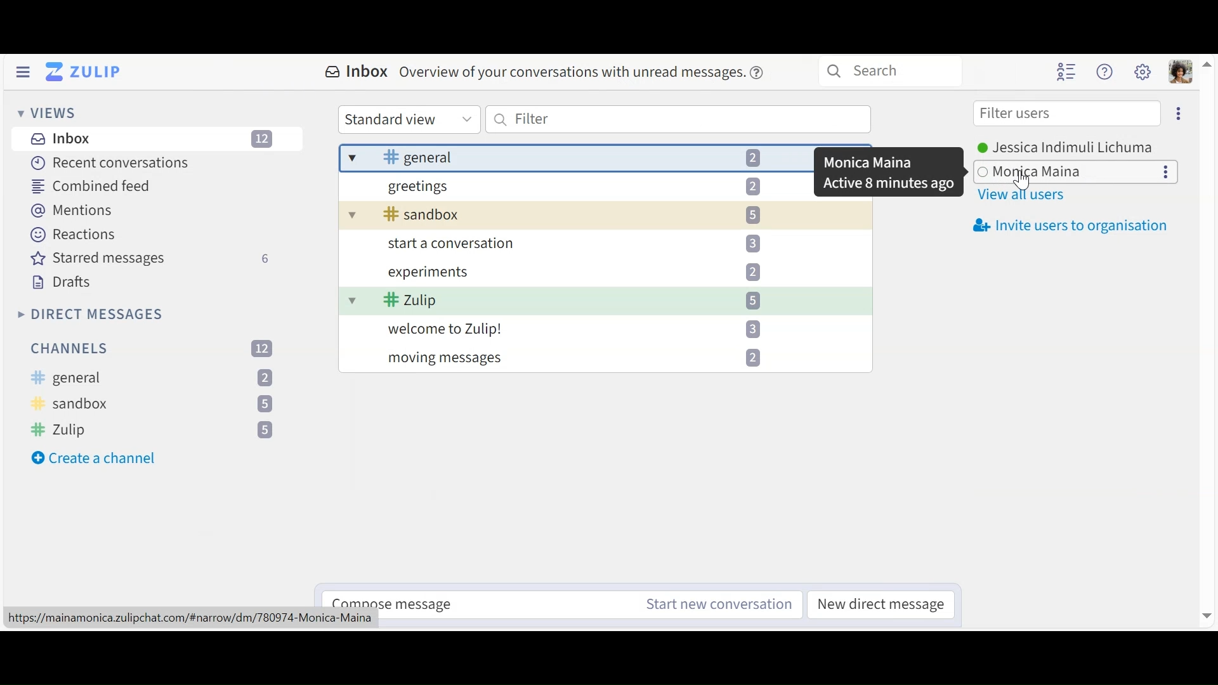  What do you see at coordinates (22, 71) in the screenshot?
I see `Hide Left Sidebar` at bounding box center [22, 71].